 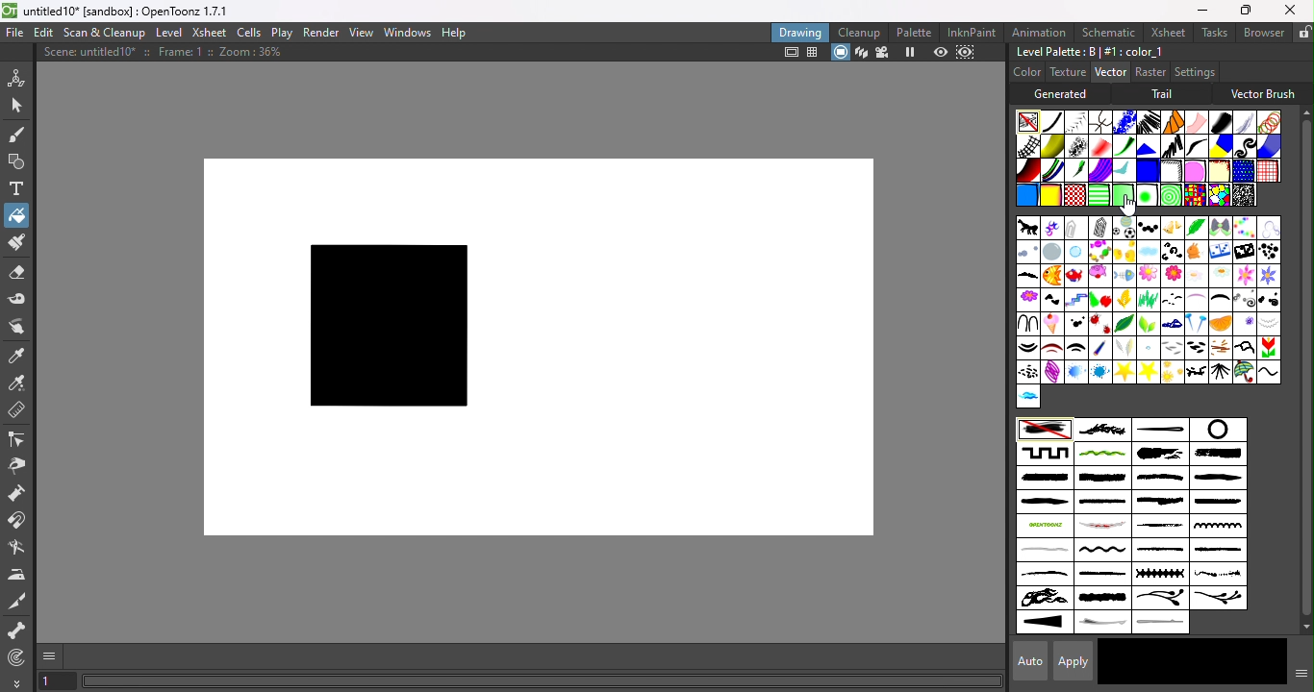 What do you see at coordinates (1221, 145) in the screenshot?
I see `Striped` at bounding box center [1221, 145].